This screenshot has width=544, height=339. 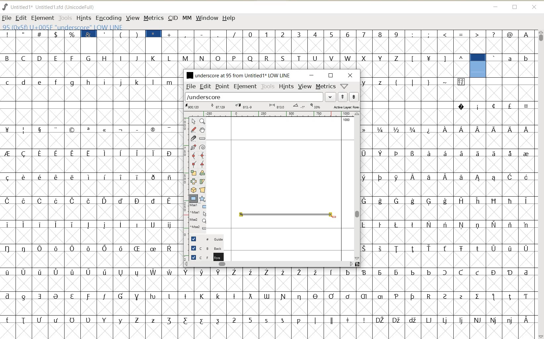 I want to click on pointer, so click(x=193, y=122).